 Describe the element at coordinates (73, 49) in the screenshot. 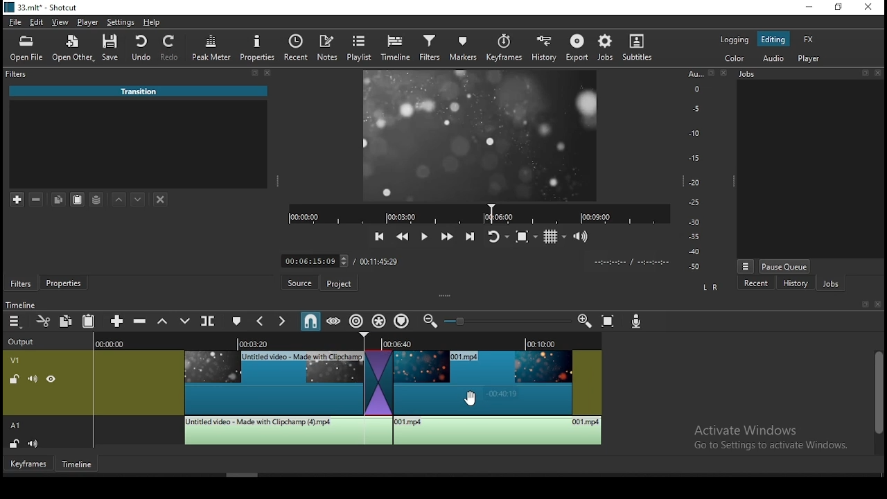

I see `open other` at that location.